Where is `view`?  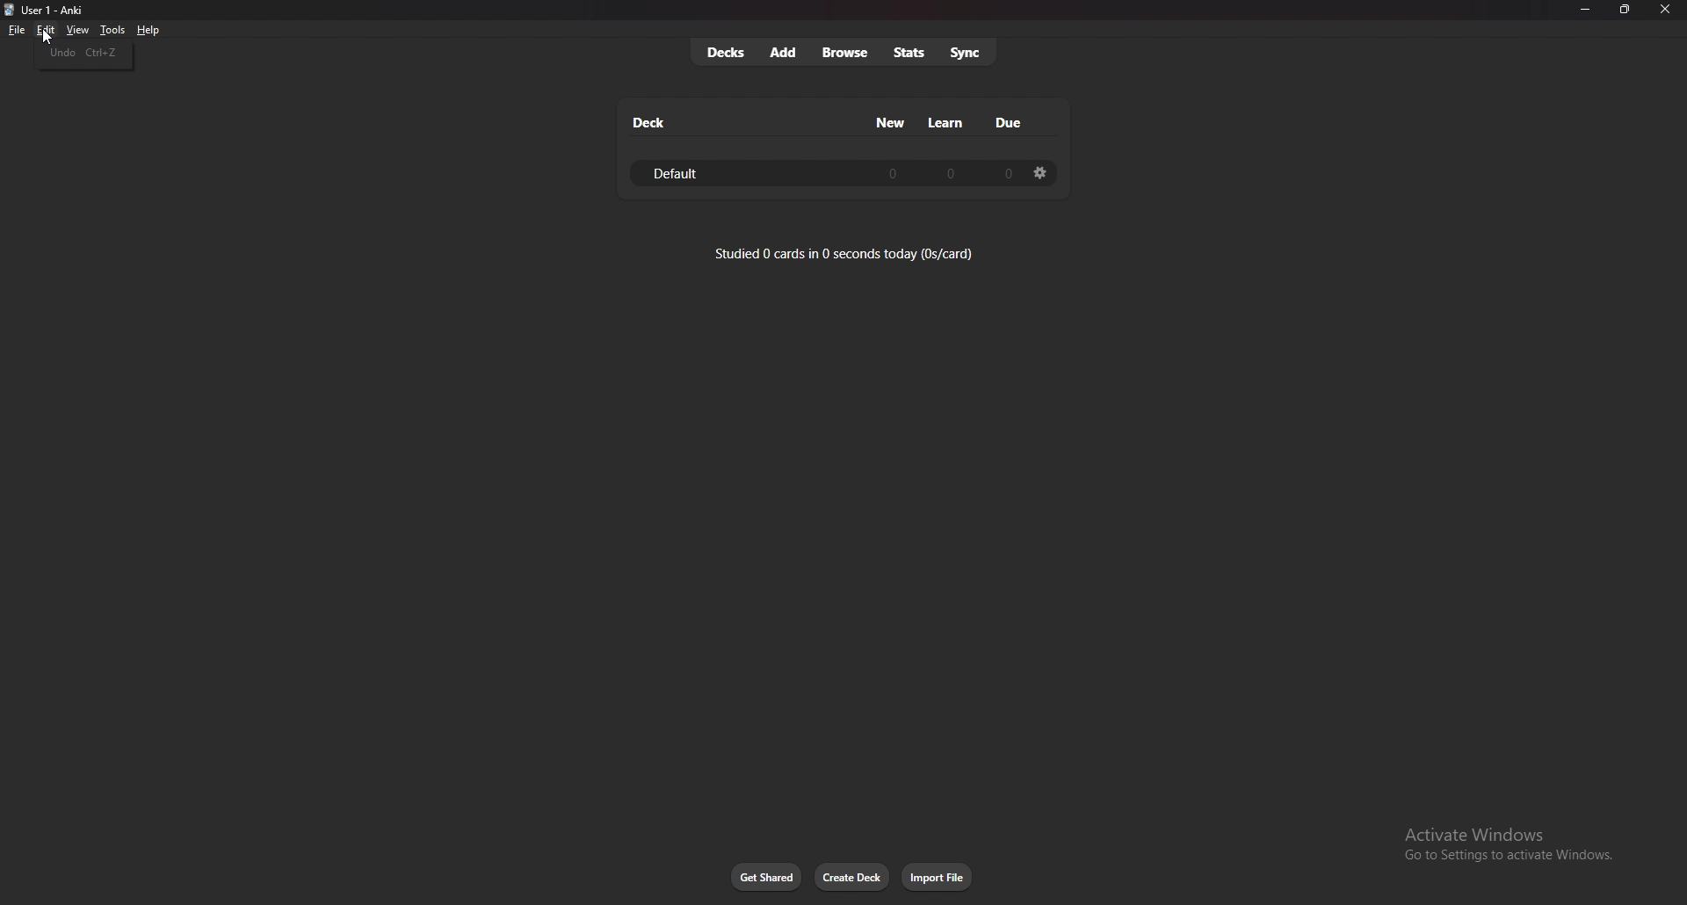
view is located at coordinates (76, 29).